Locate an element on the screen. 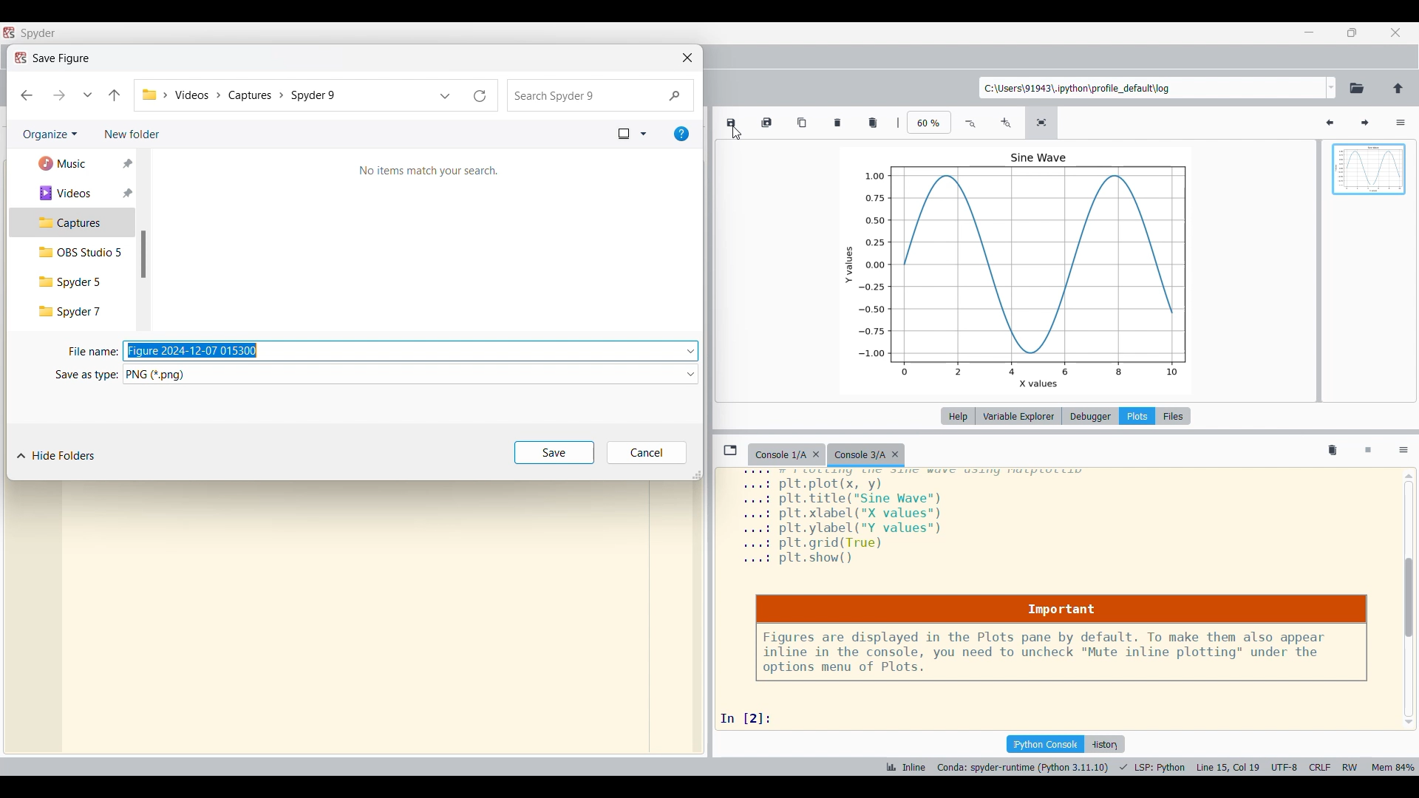  Previous locations is located at coordinates (445, 95).